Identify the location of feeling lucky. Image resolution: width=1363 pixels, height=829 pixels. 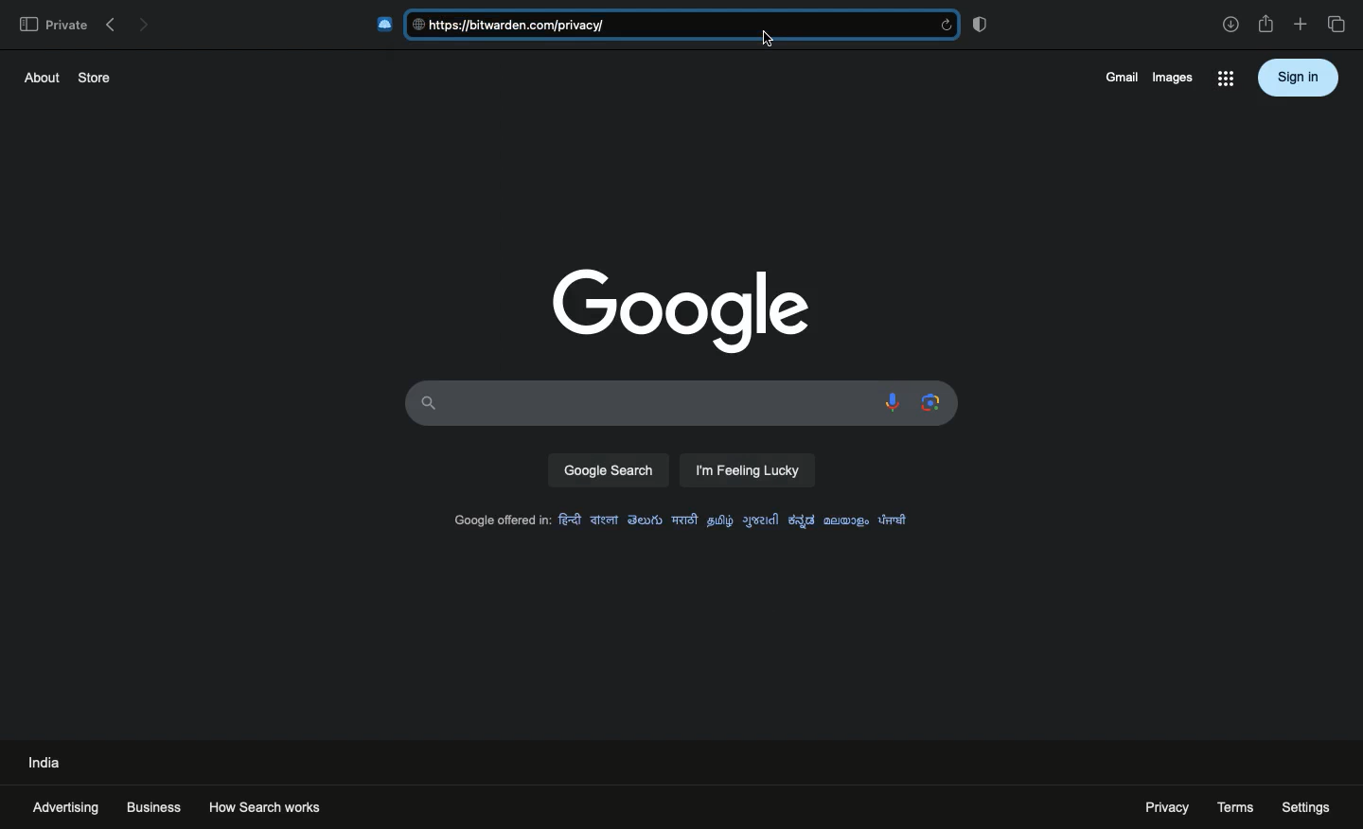
(749, 471).